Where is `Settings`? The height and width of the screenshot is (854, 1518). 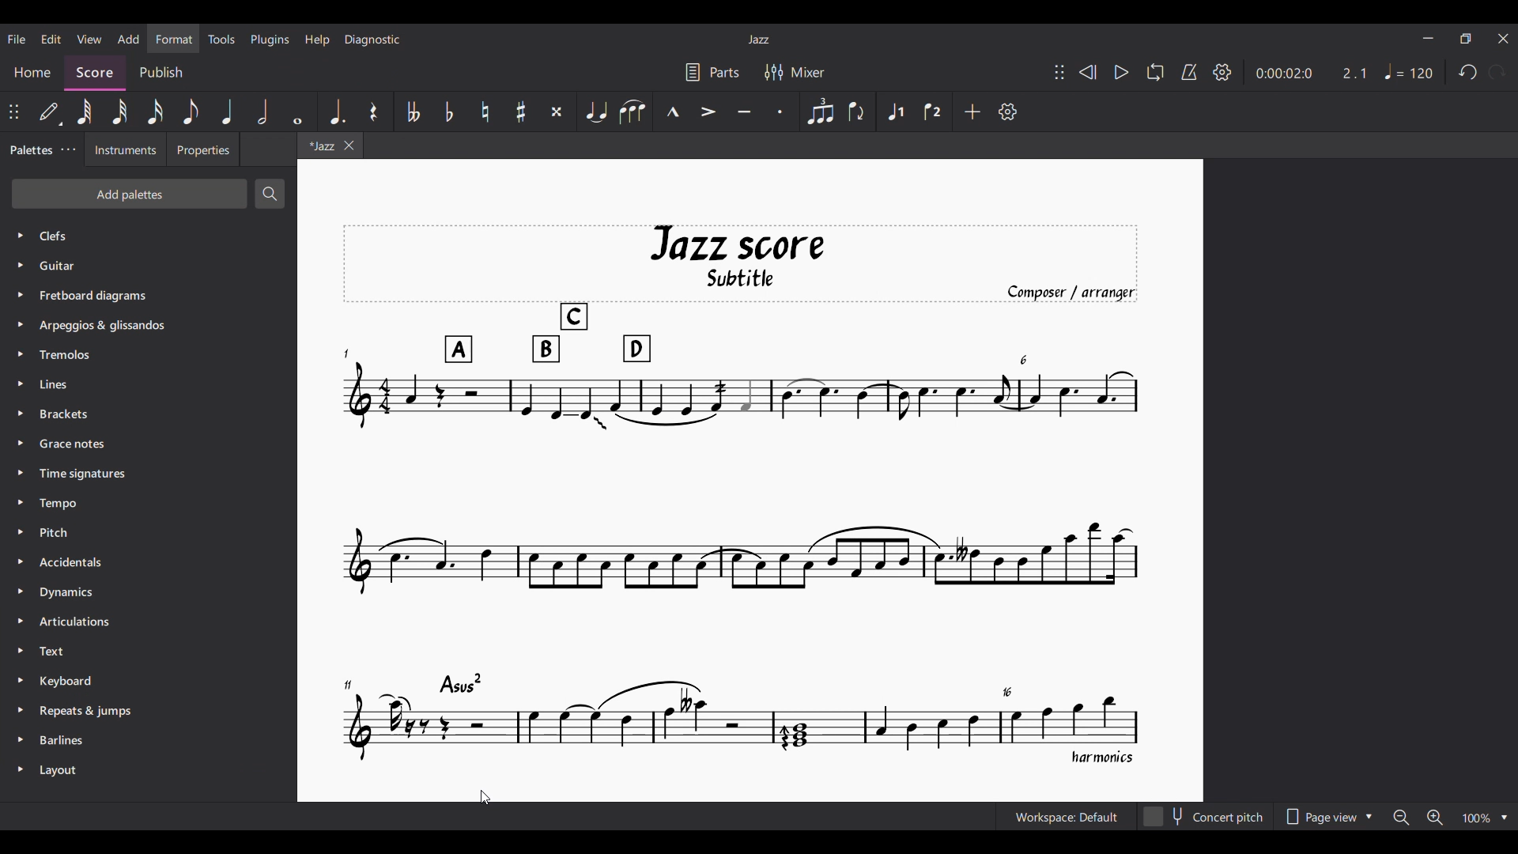
Settings is located at coordinates (1222, 72).